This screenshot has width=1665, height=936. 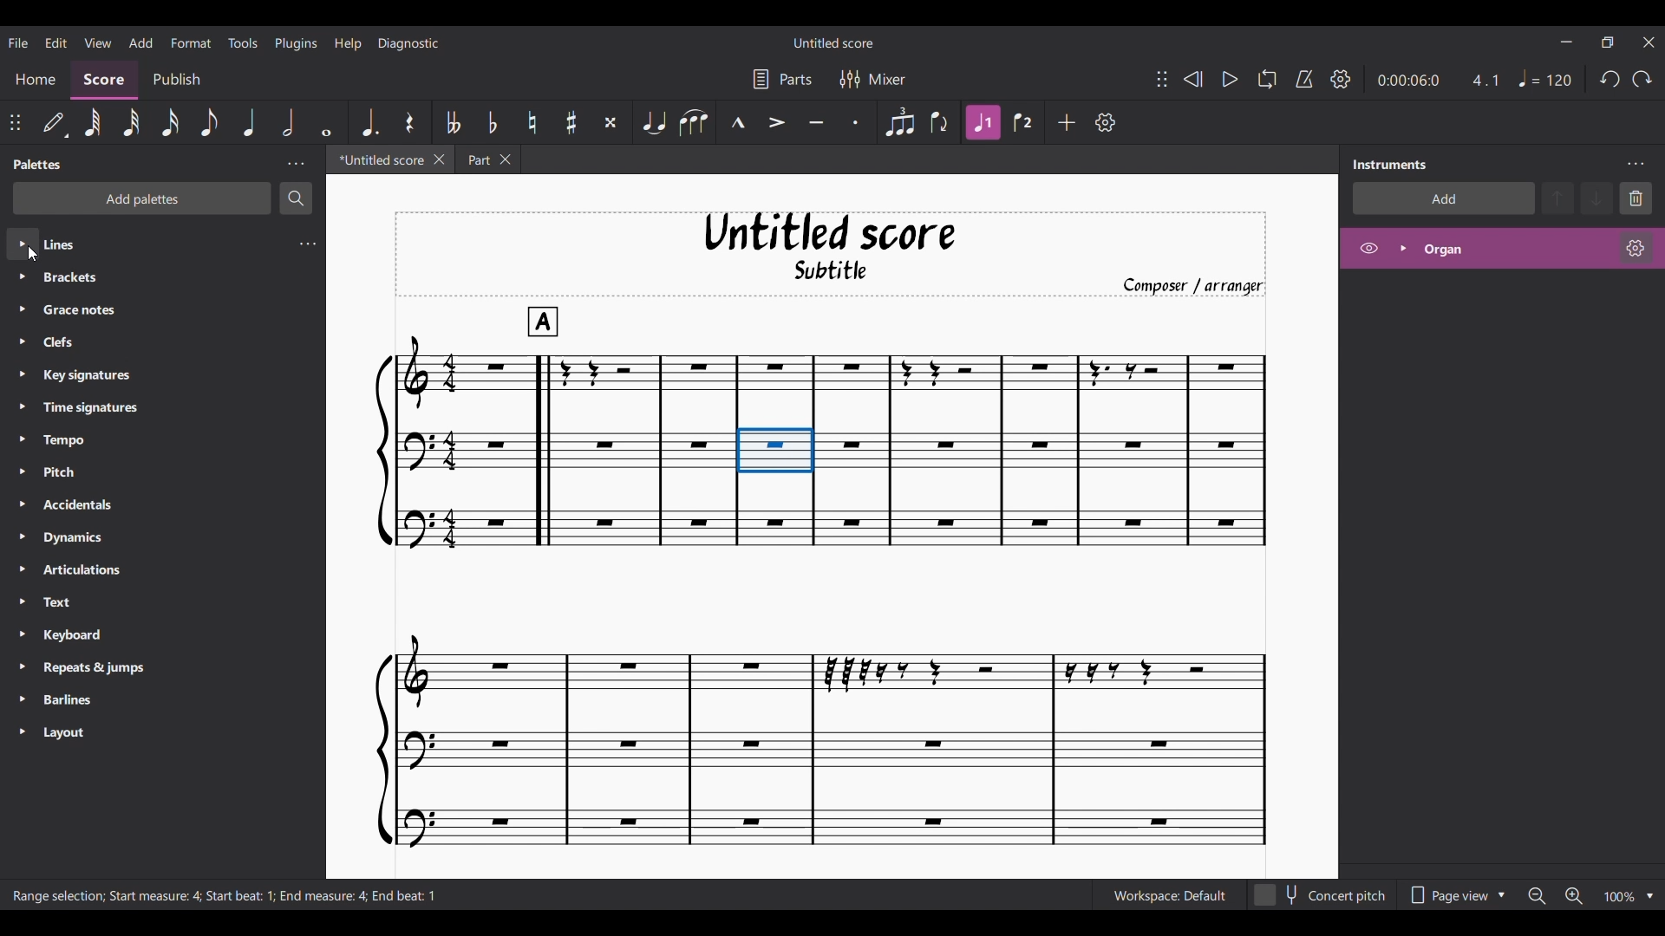 I want to click on Instruments panel settings, so click(x=1636, y=164).